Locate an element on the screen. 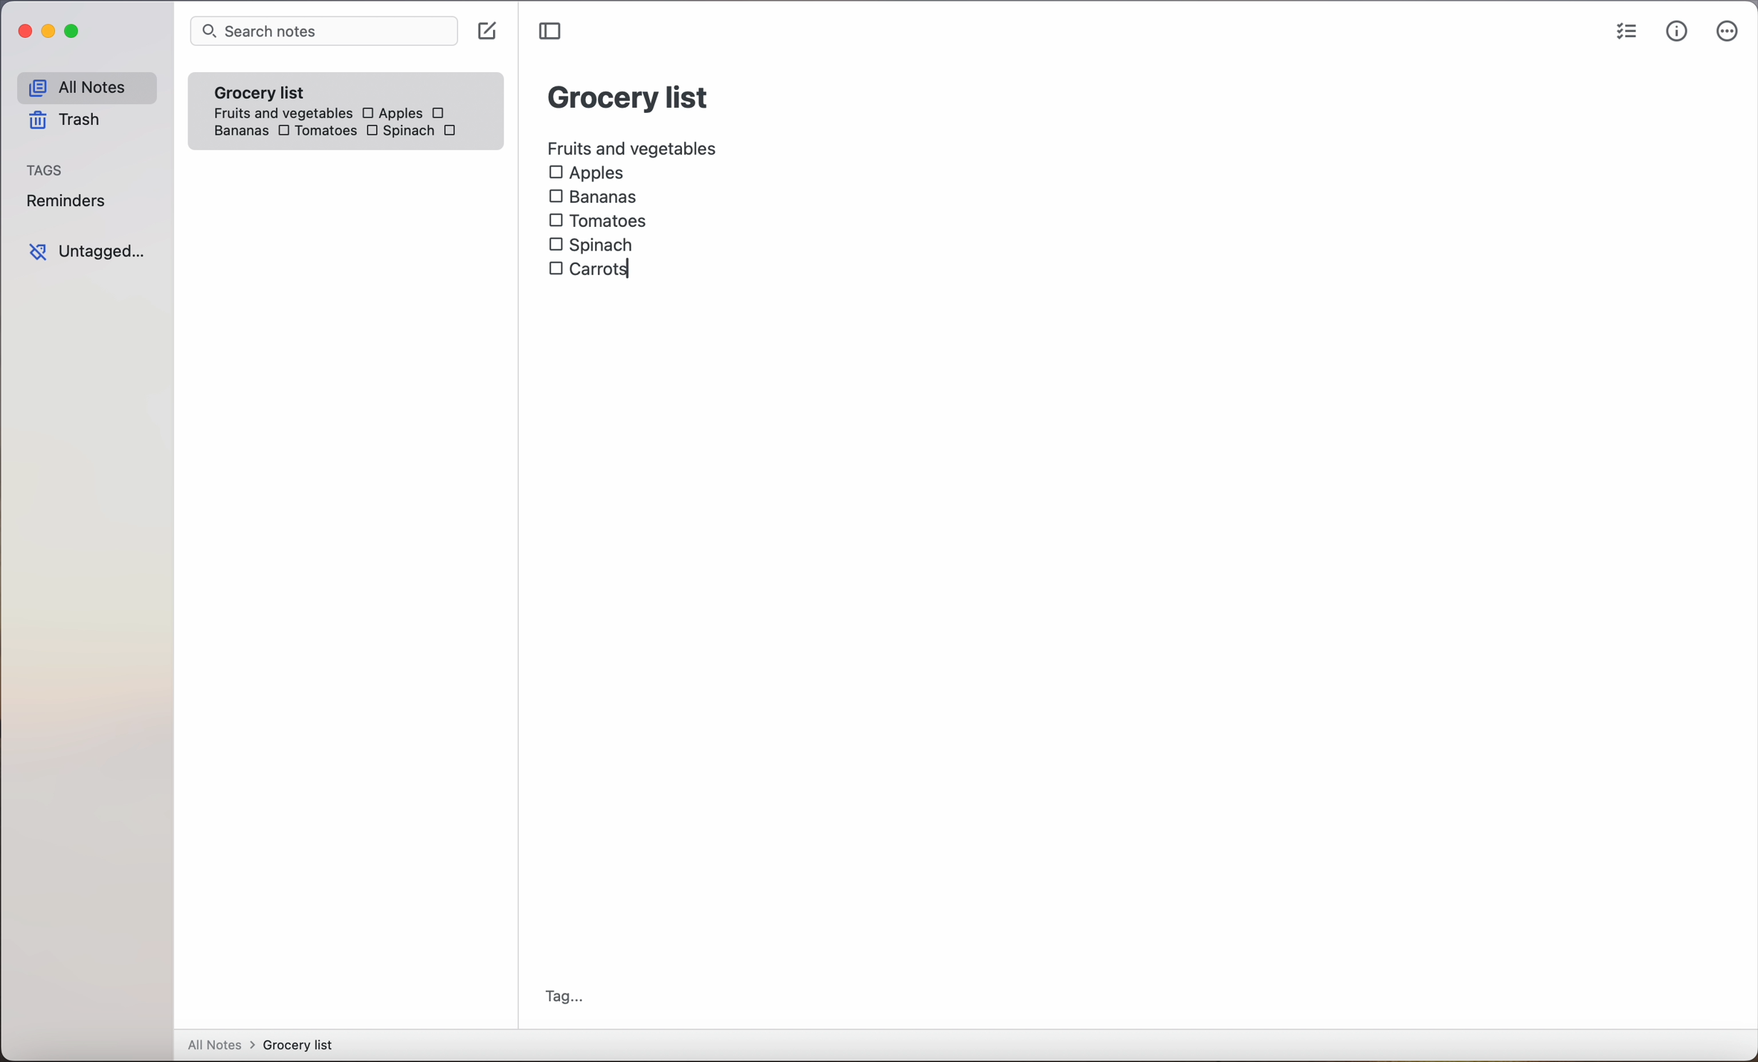 The width and height of the screenshot is (1758, 1062). close Simplenote is located at coordinates (24, 32).